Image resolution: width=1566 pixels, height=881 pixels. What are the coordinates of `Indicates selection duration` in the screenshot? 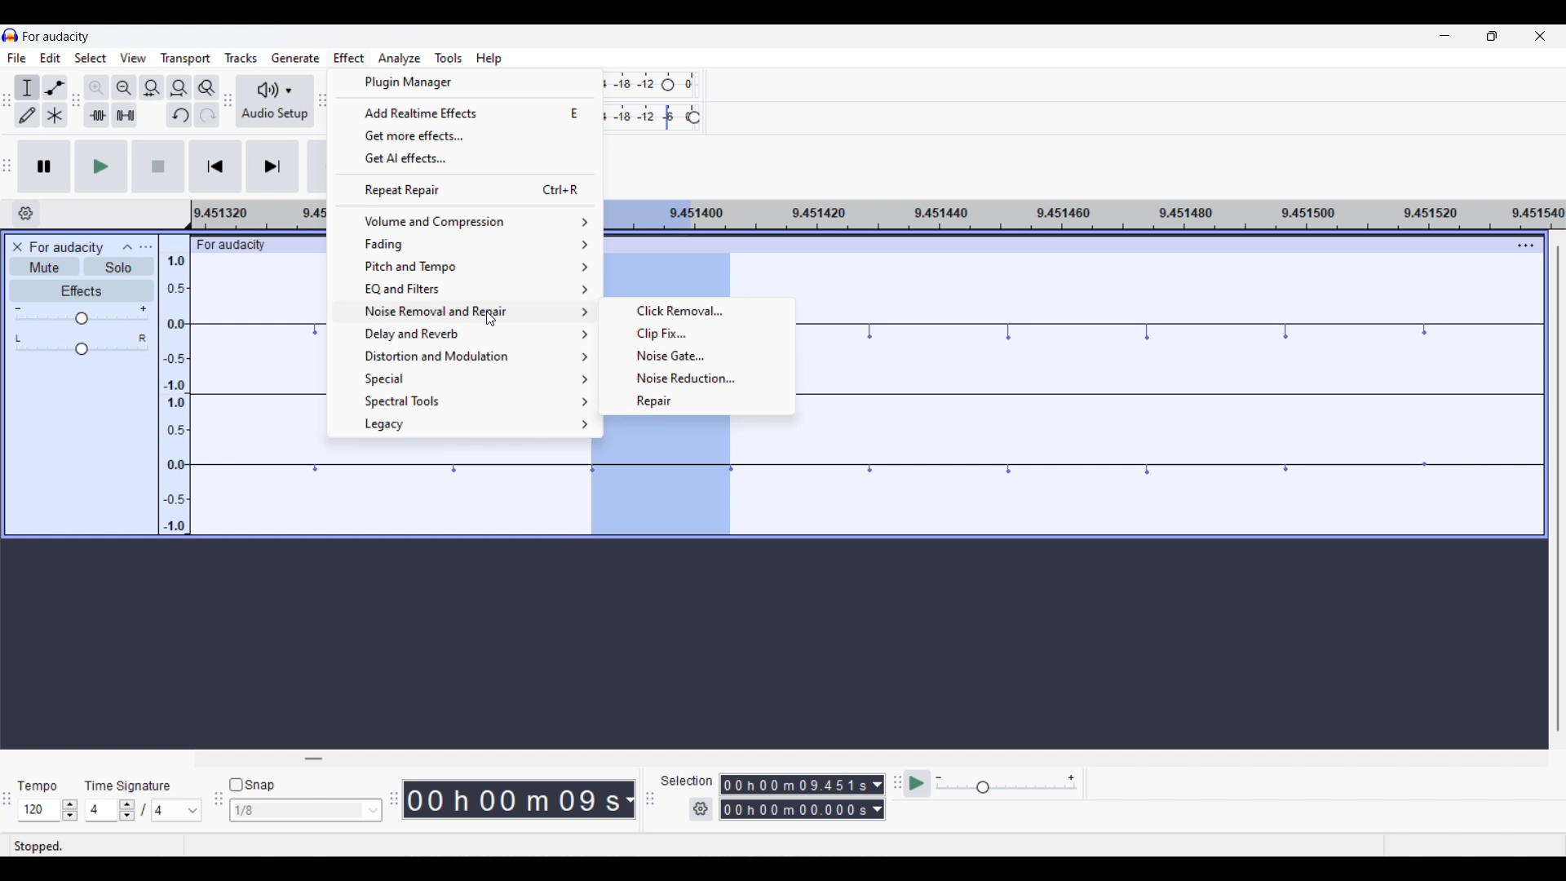 It's located at (686, 781).